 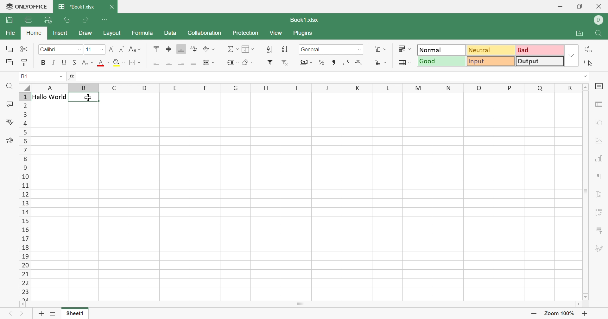 I want to click on Scroll bar, so click(x=586, y=192).